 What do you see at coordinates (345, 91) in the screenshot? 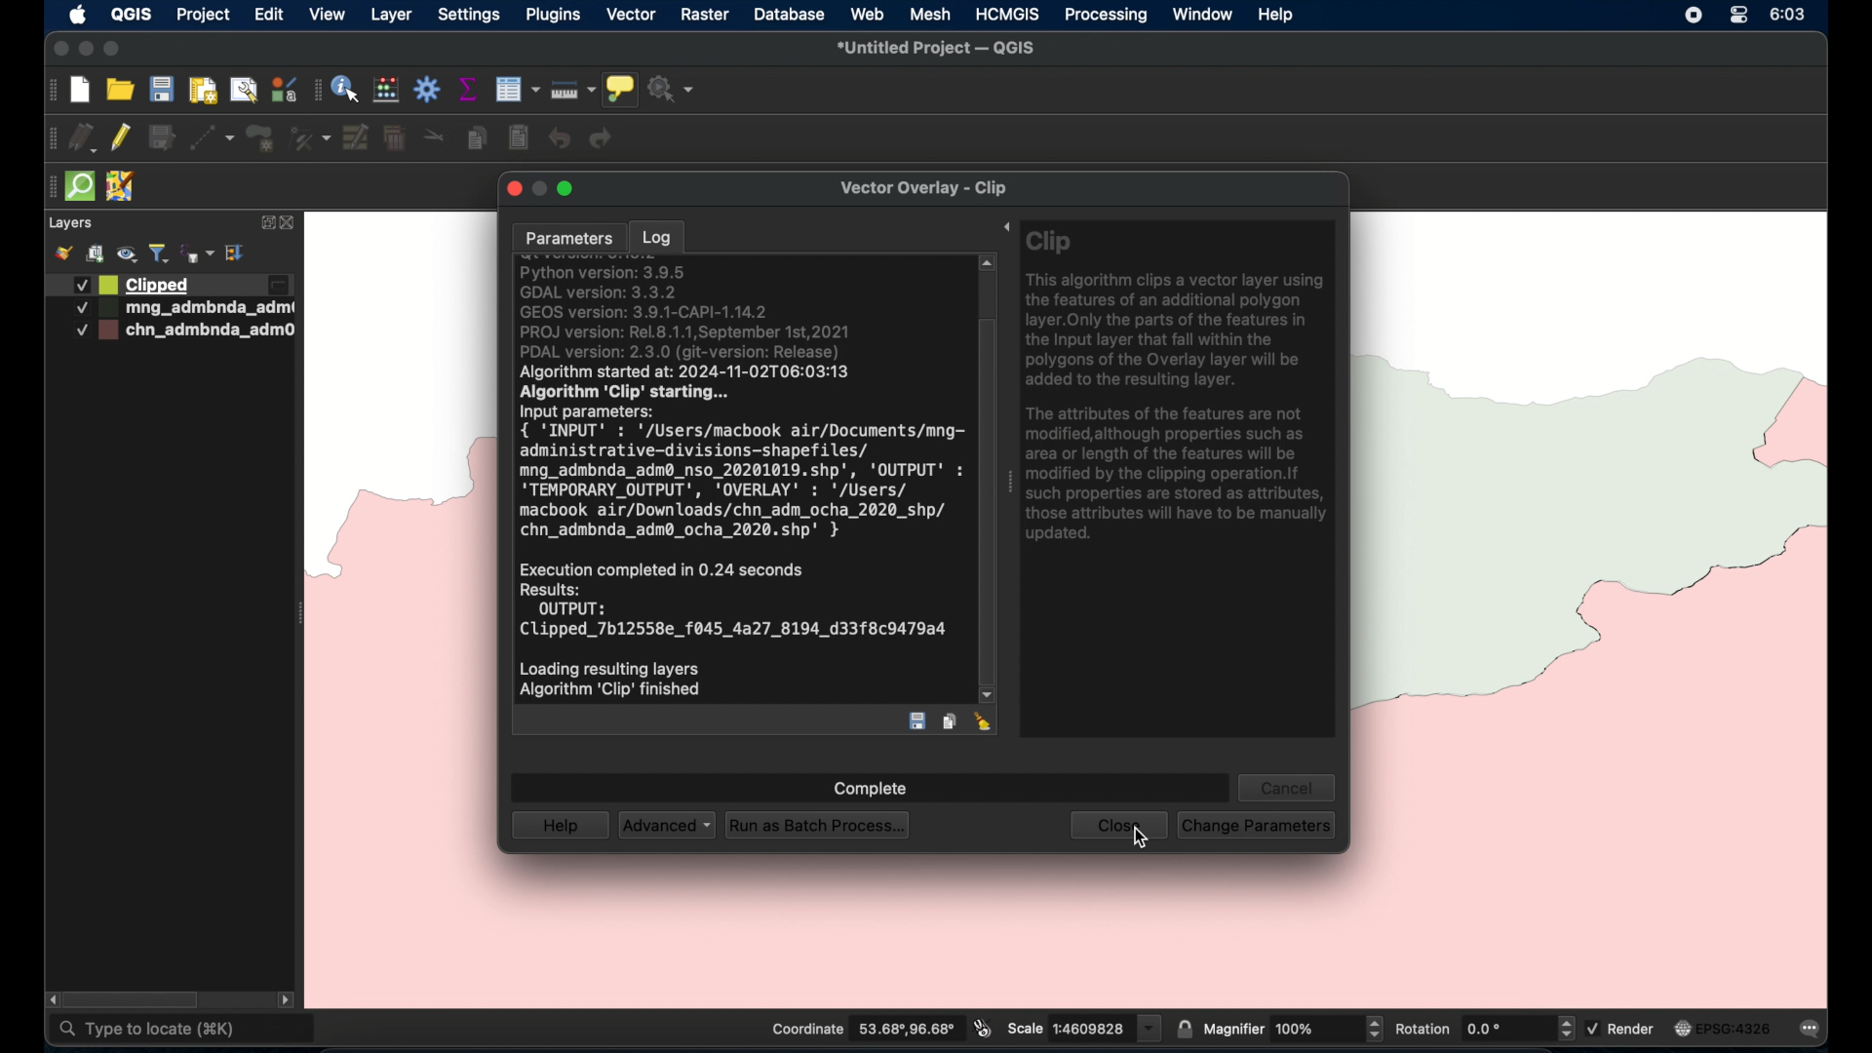
I see `` at bounding box center [345, 91].